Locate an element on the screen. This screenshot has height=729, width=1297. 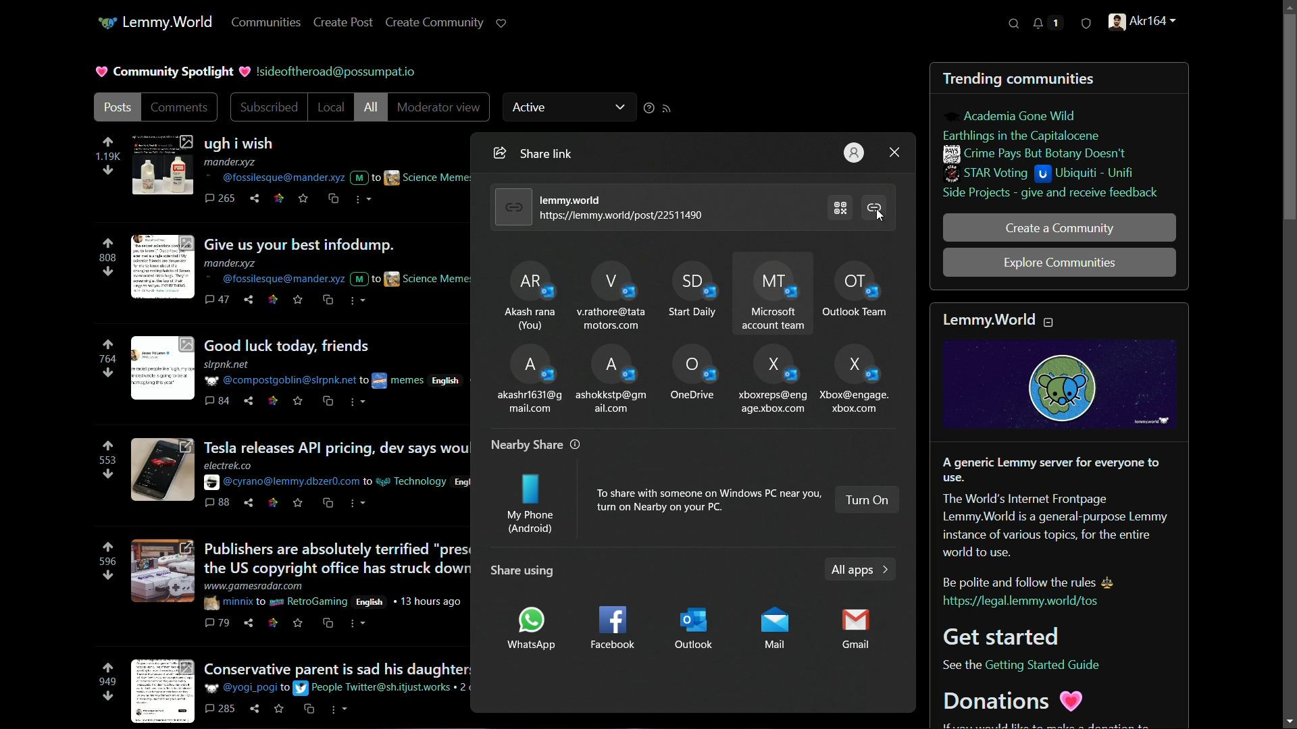
See the is located at coordinates (959, 666).